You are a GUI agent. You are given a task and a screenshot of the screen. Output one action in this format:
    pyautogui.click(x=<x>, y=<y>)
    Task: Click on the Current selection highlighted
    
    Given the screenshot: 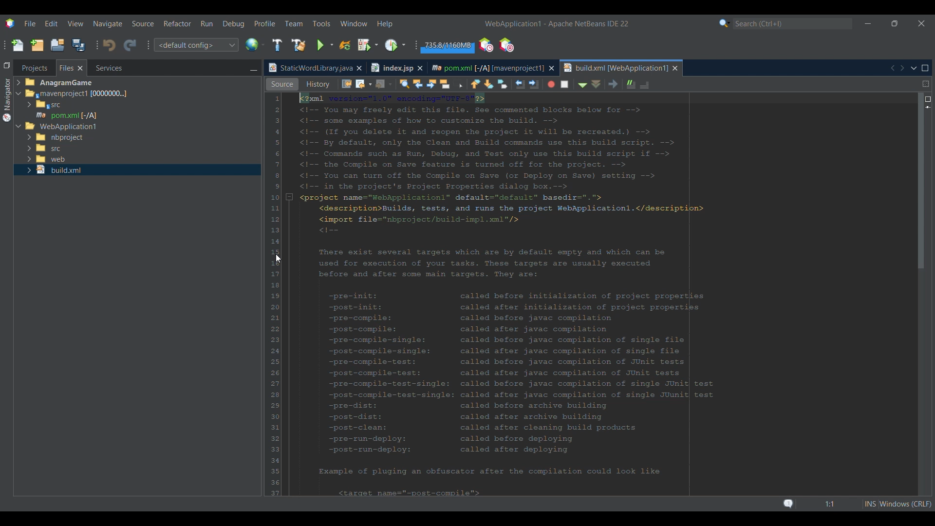 What is the action you would take?
    pyautogui.click(x=72, y=68)
    